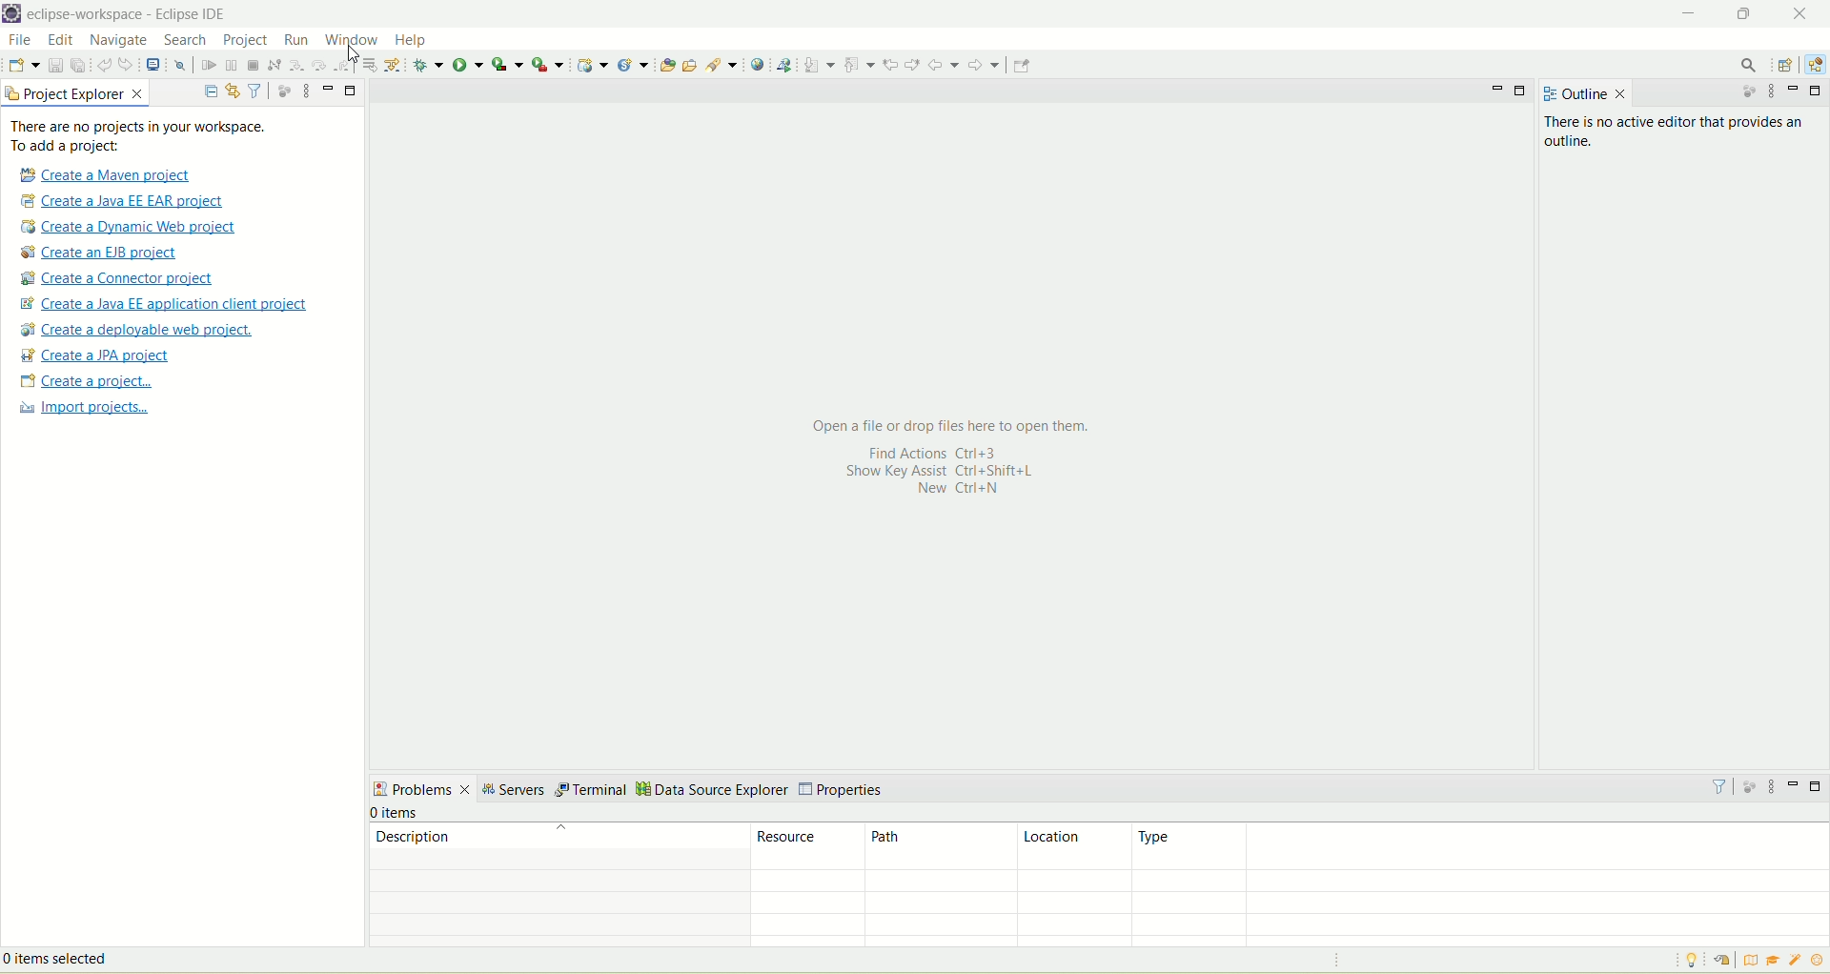 This screenshot has width=1830, height=974. What do you see at coordinates (133, 16) in the screenshot?
I see `eclipse workspace-Eclipse IDE` at bounding box center [133, 16].